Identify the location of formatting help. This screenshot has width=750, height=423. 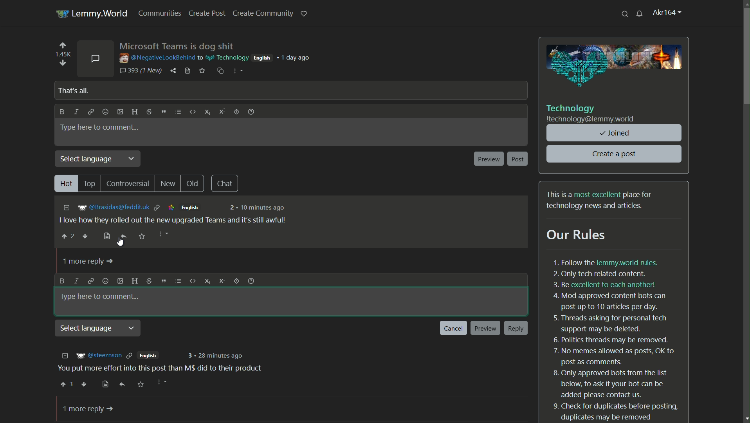
(251, 281).